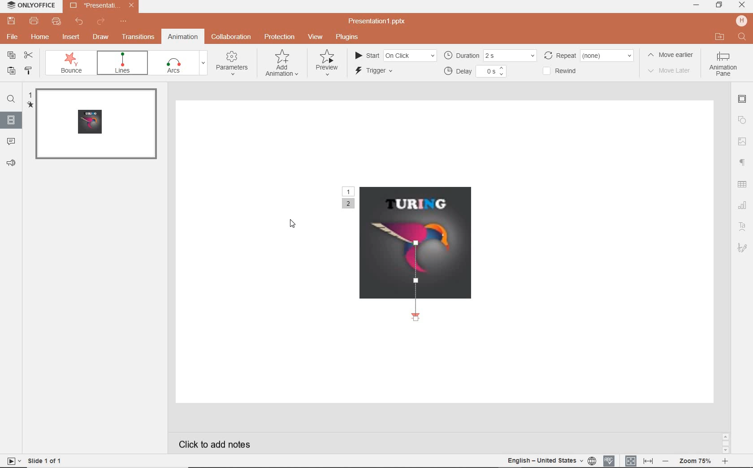 The image size is (753, 468). I want to click on add animation, so click(283, 64).